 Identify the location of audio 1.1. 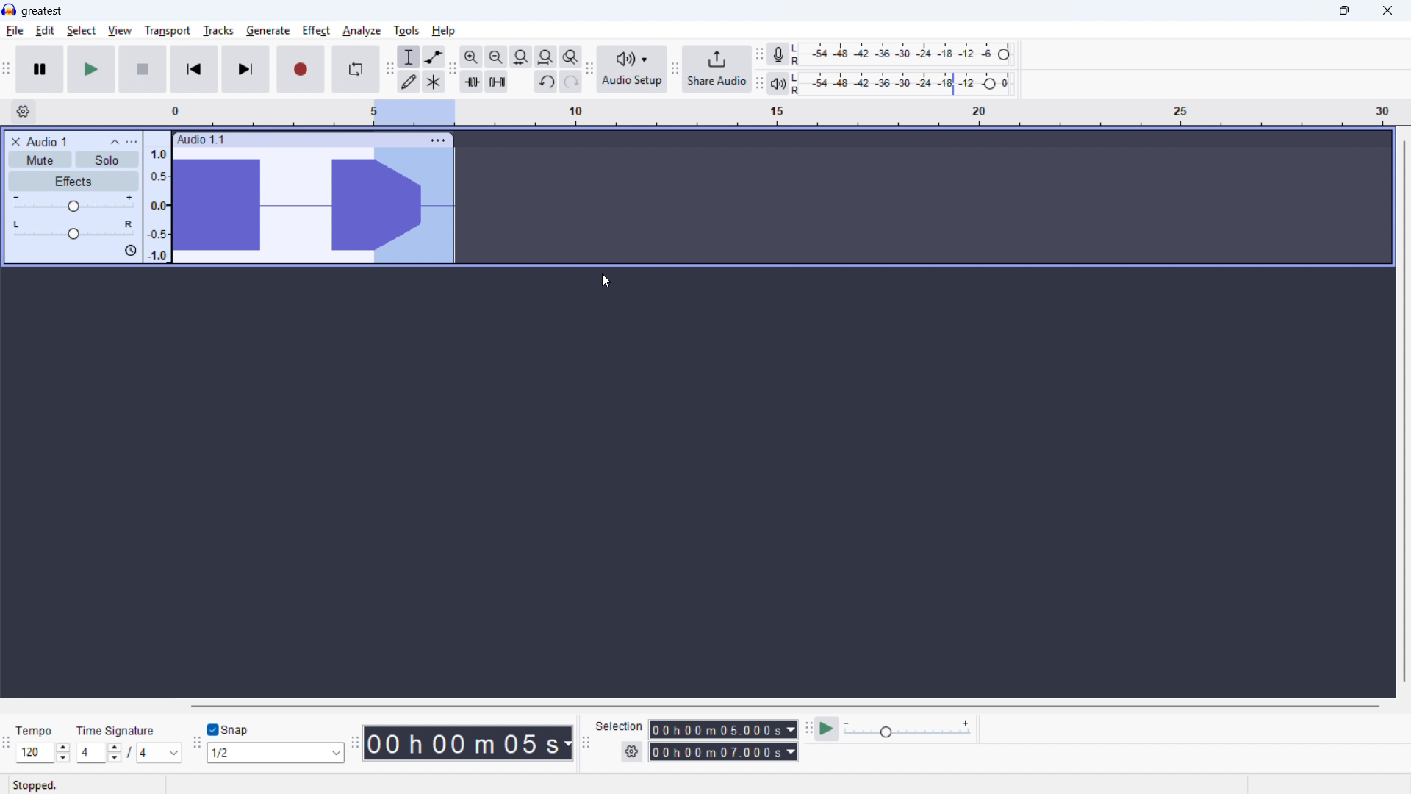
(201, 138).